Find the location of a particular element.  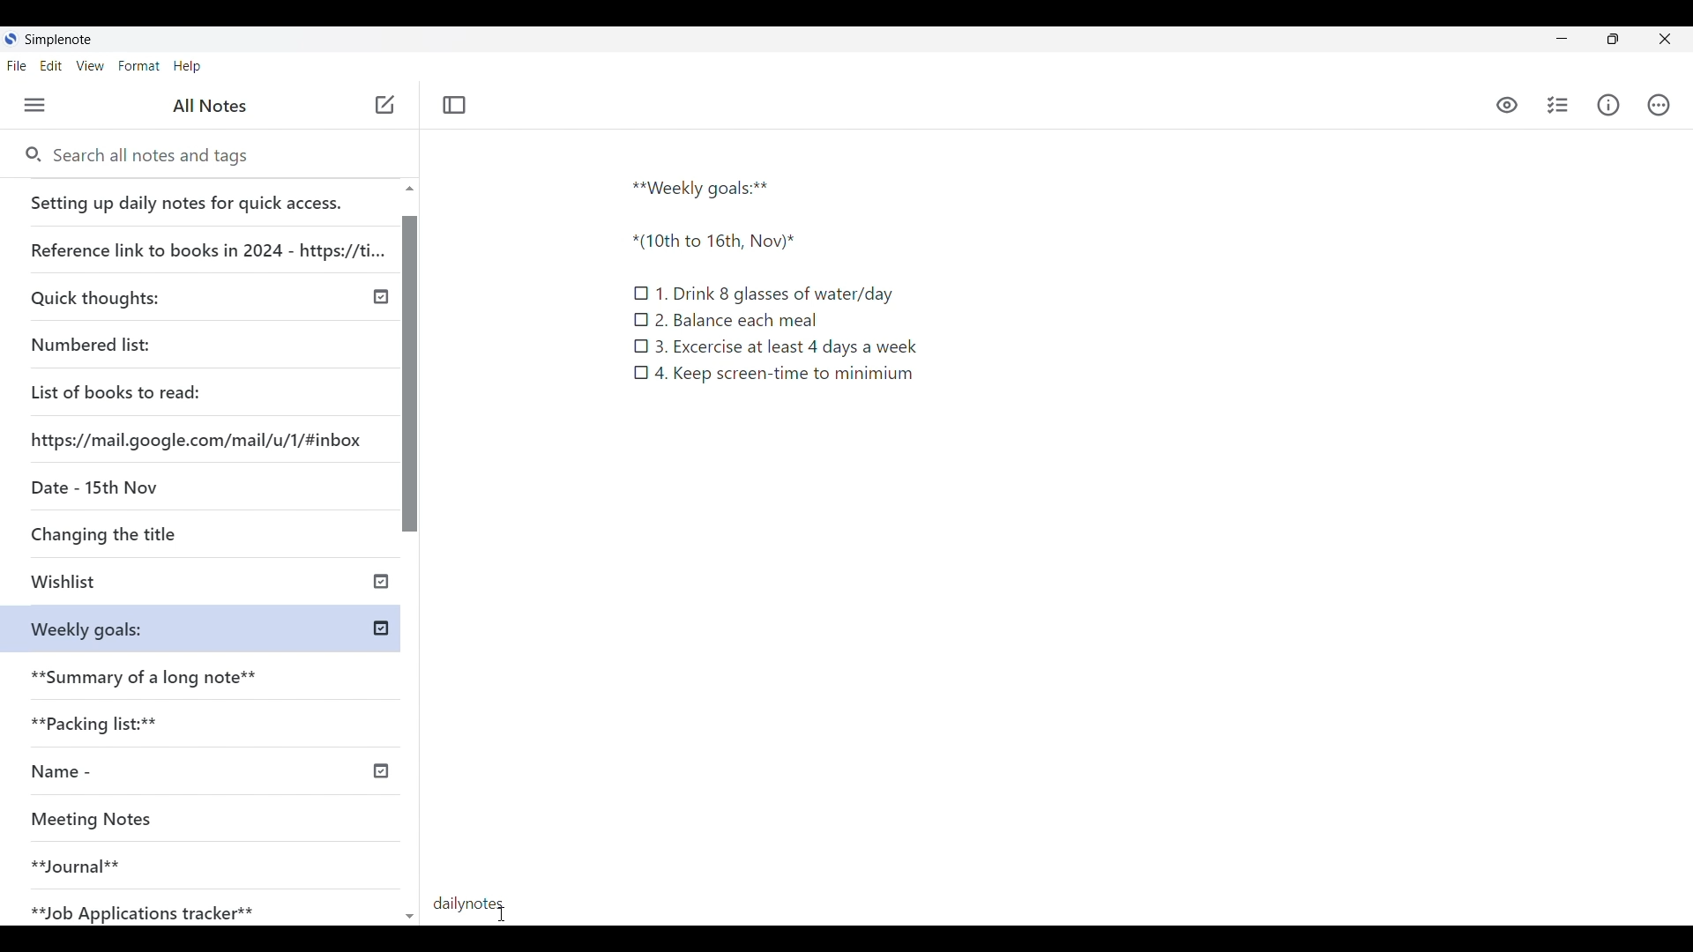

Toggle focus mode is located at coordinates (455, 106).